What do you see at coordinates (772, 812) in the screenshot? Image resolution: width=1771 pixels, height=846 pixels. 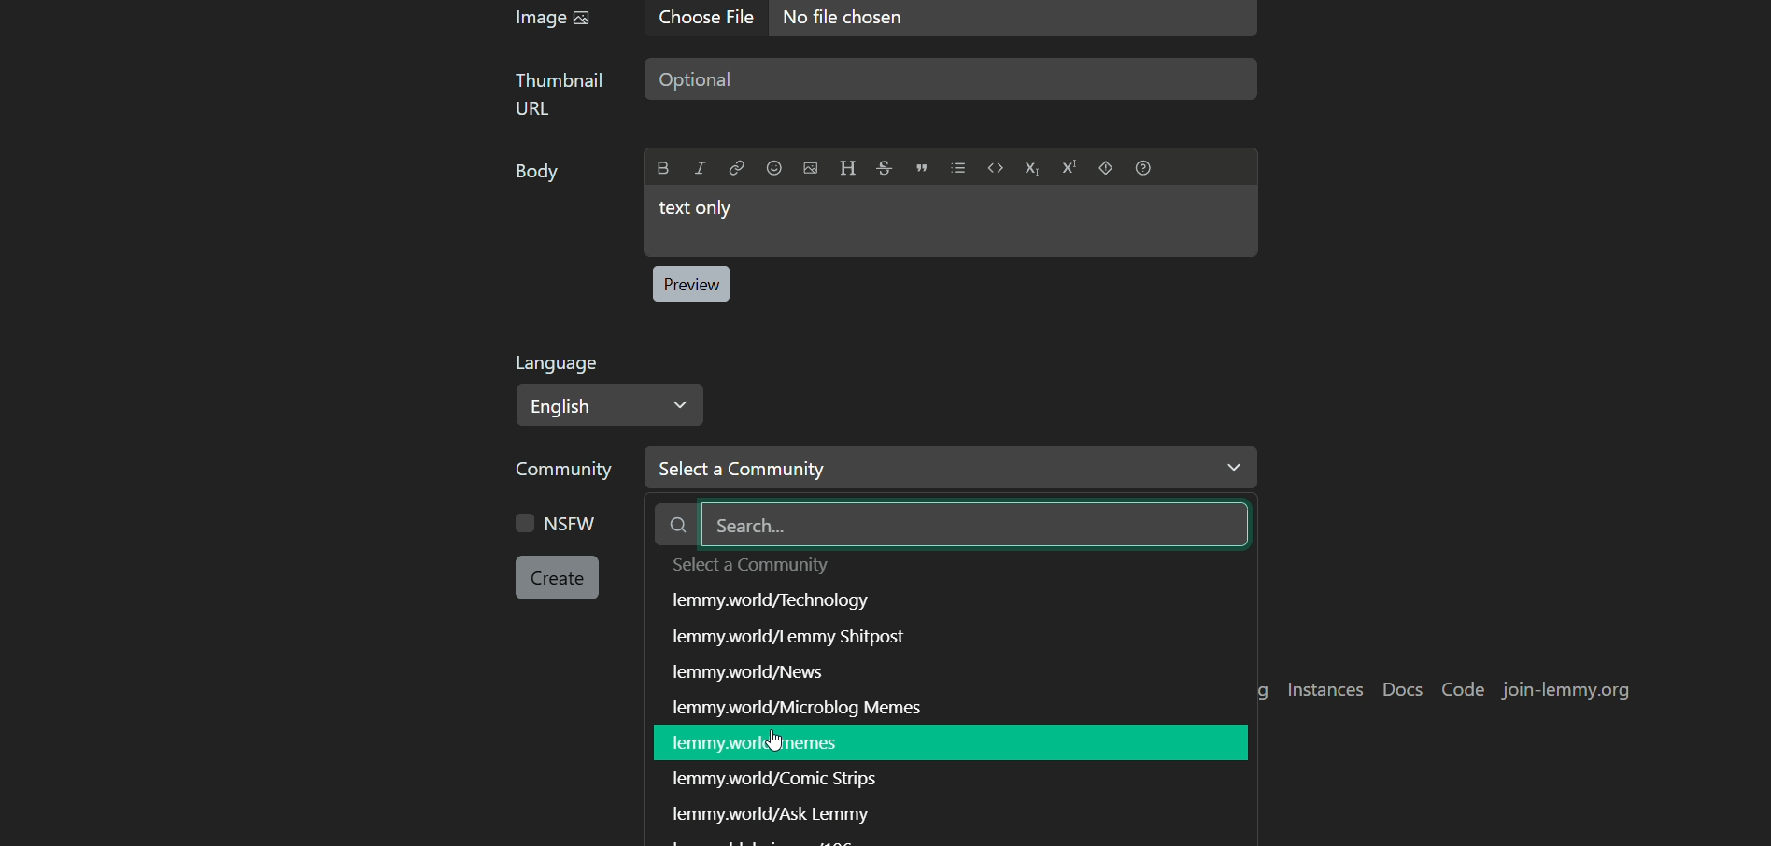 I see `text` at bounding box center [772, 812].